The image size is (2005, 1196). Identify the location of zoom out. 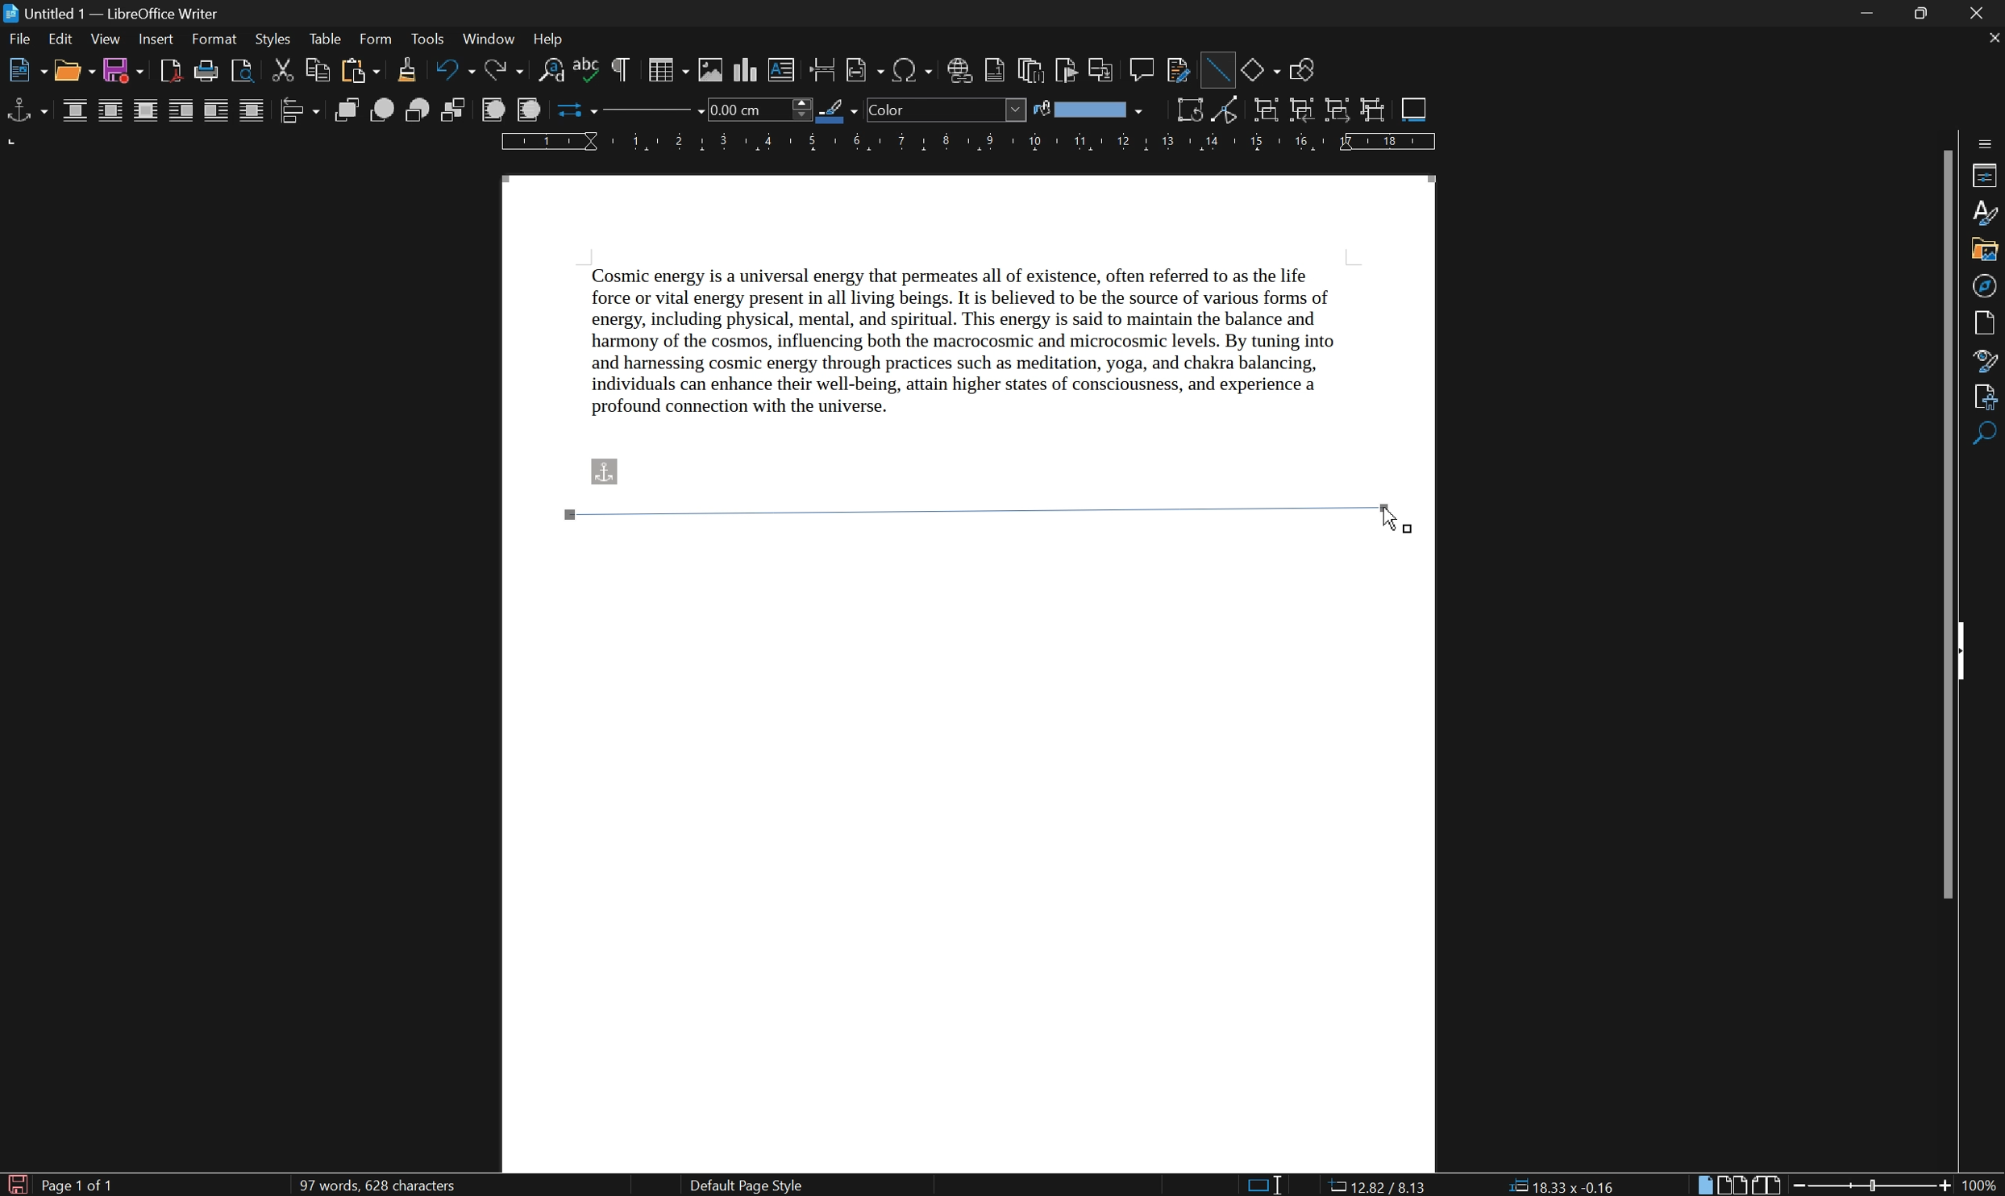
(1802, 1186).